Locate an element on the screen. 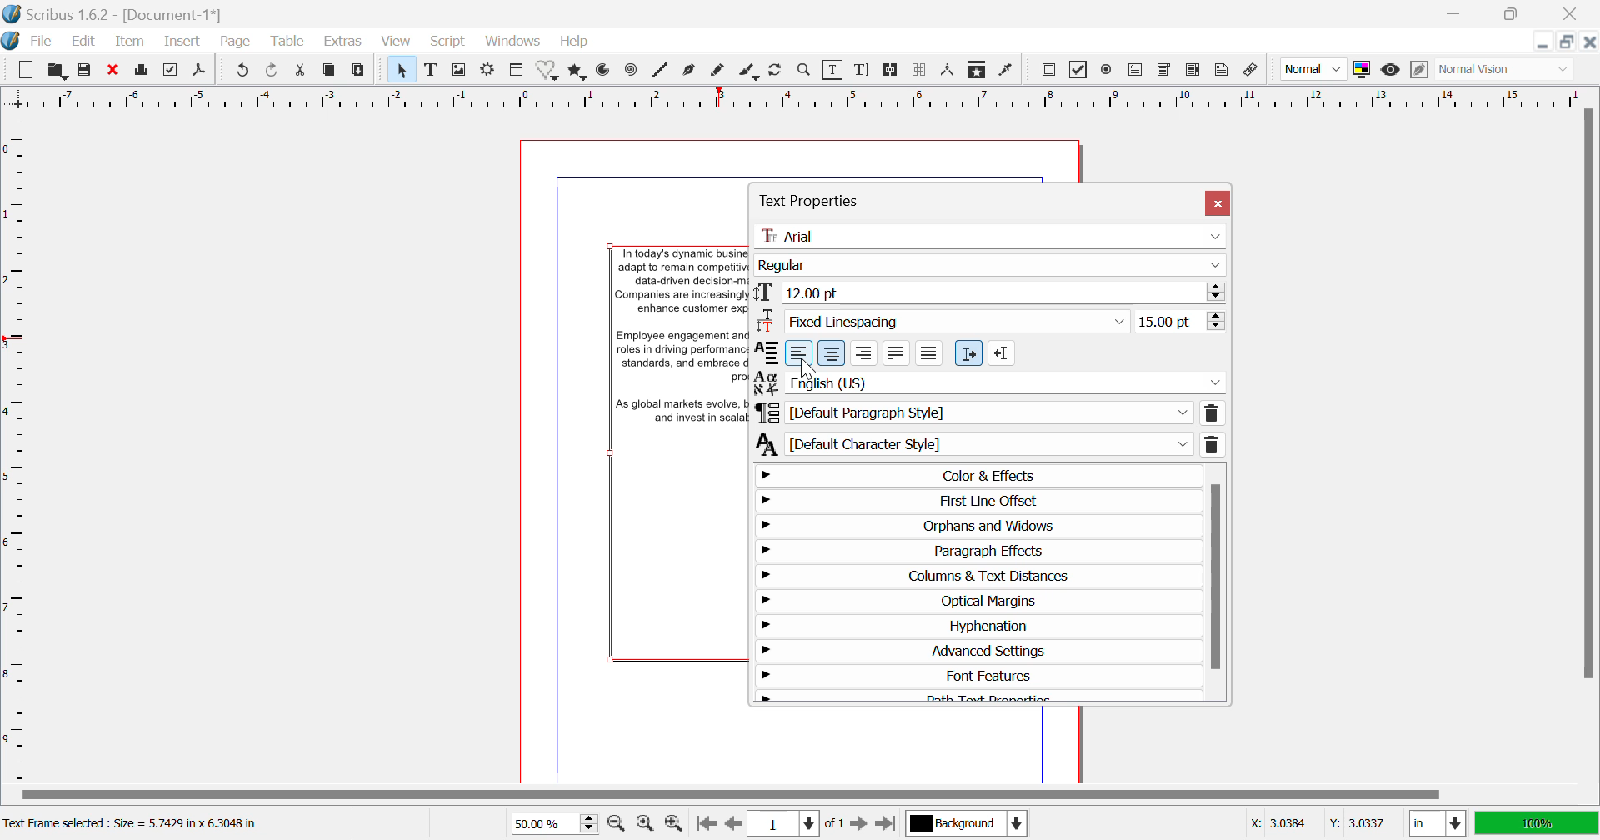 This screenshot has height=840, width=1600. Scribus 1.62 - [Document 1*] is located at coordinates (117, 14).